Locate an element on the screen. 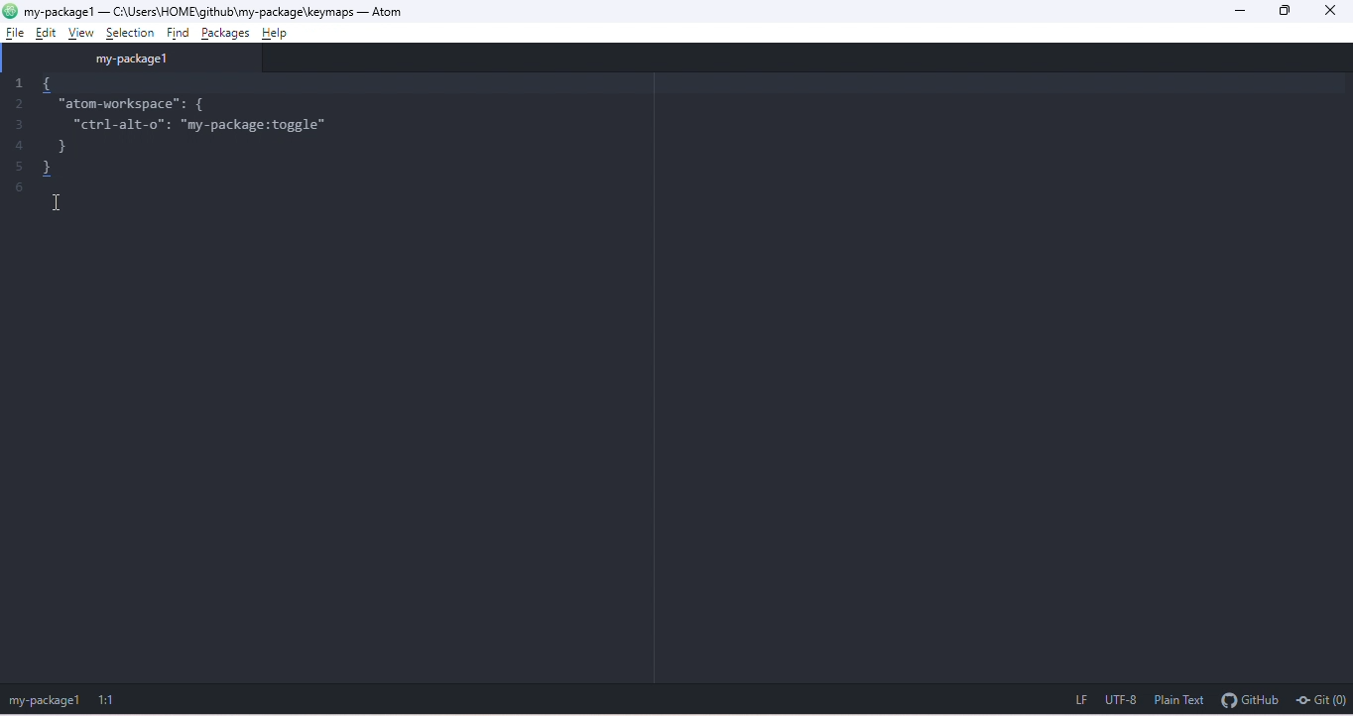 The height and width of the screenshot is (716, 1353). help is located at coordinates (280, 31).